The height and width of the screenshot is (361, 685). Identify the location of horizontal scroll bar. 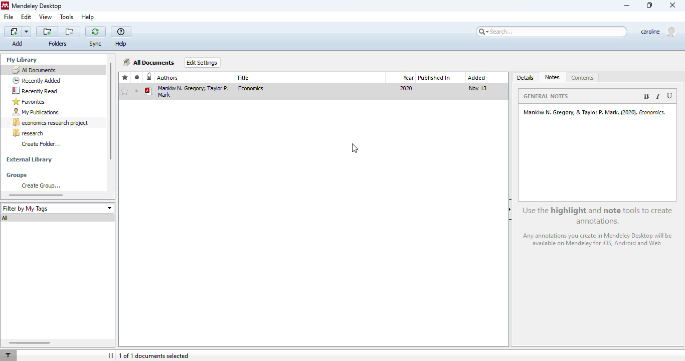
(29, 342).